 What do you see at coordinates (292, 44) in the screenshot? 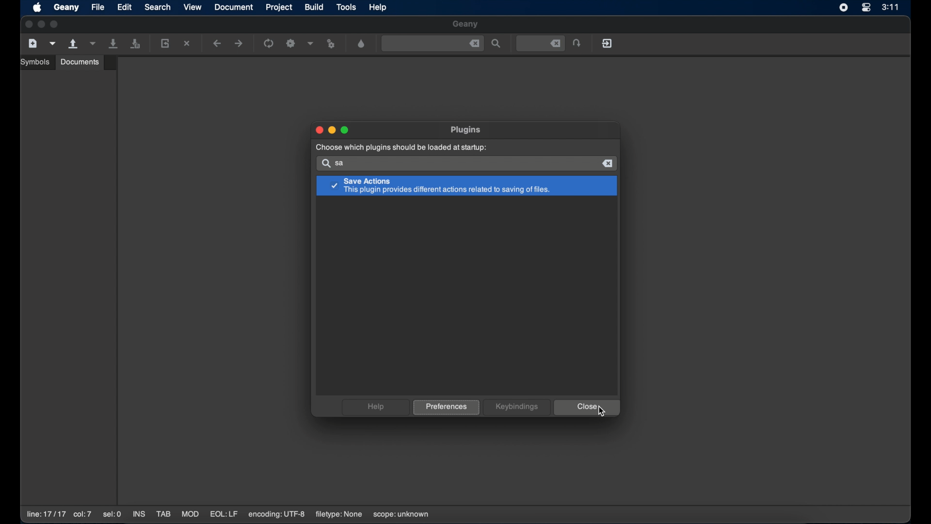
I see `build the current file` at bounding box center [292, 44].